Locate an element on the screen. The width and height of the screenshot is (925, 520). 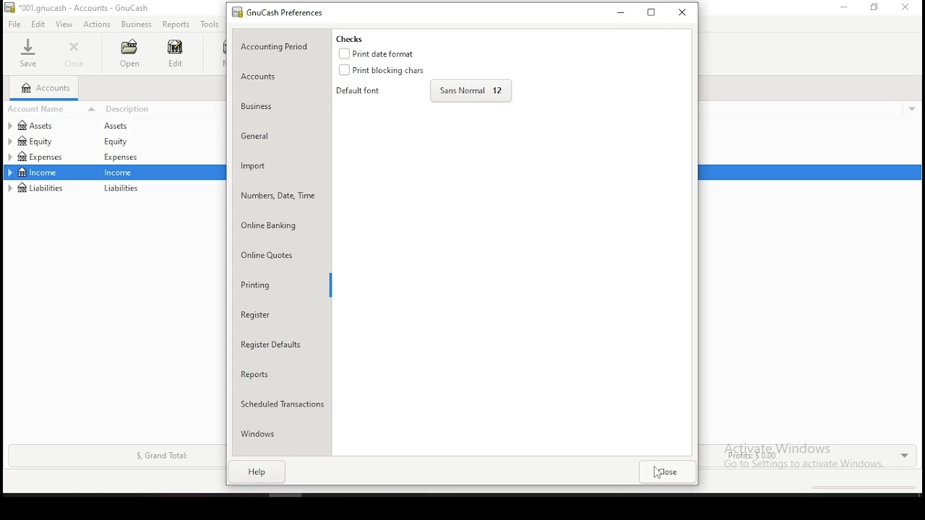
reports is located at coordinates (176, 25).